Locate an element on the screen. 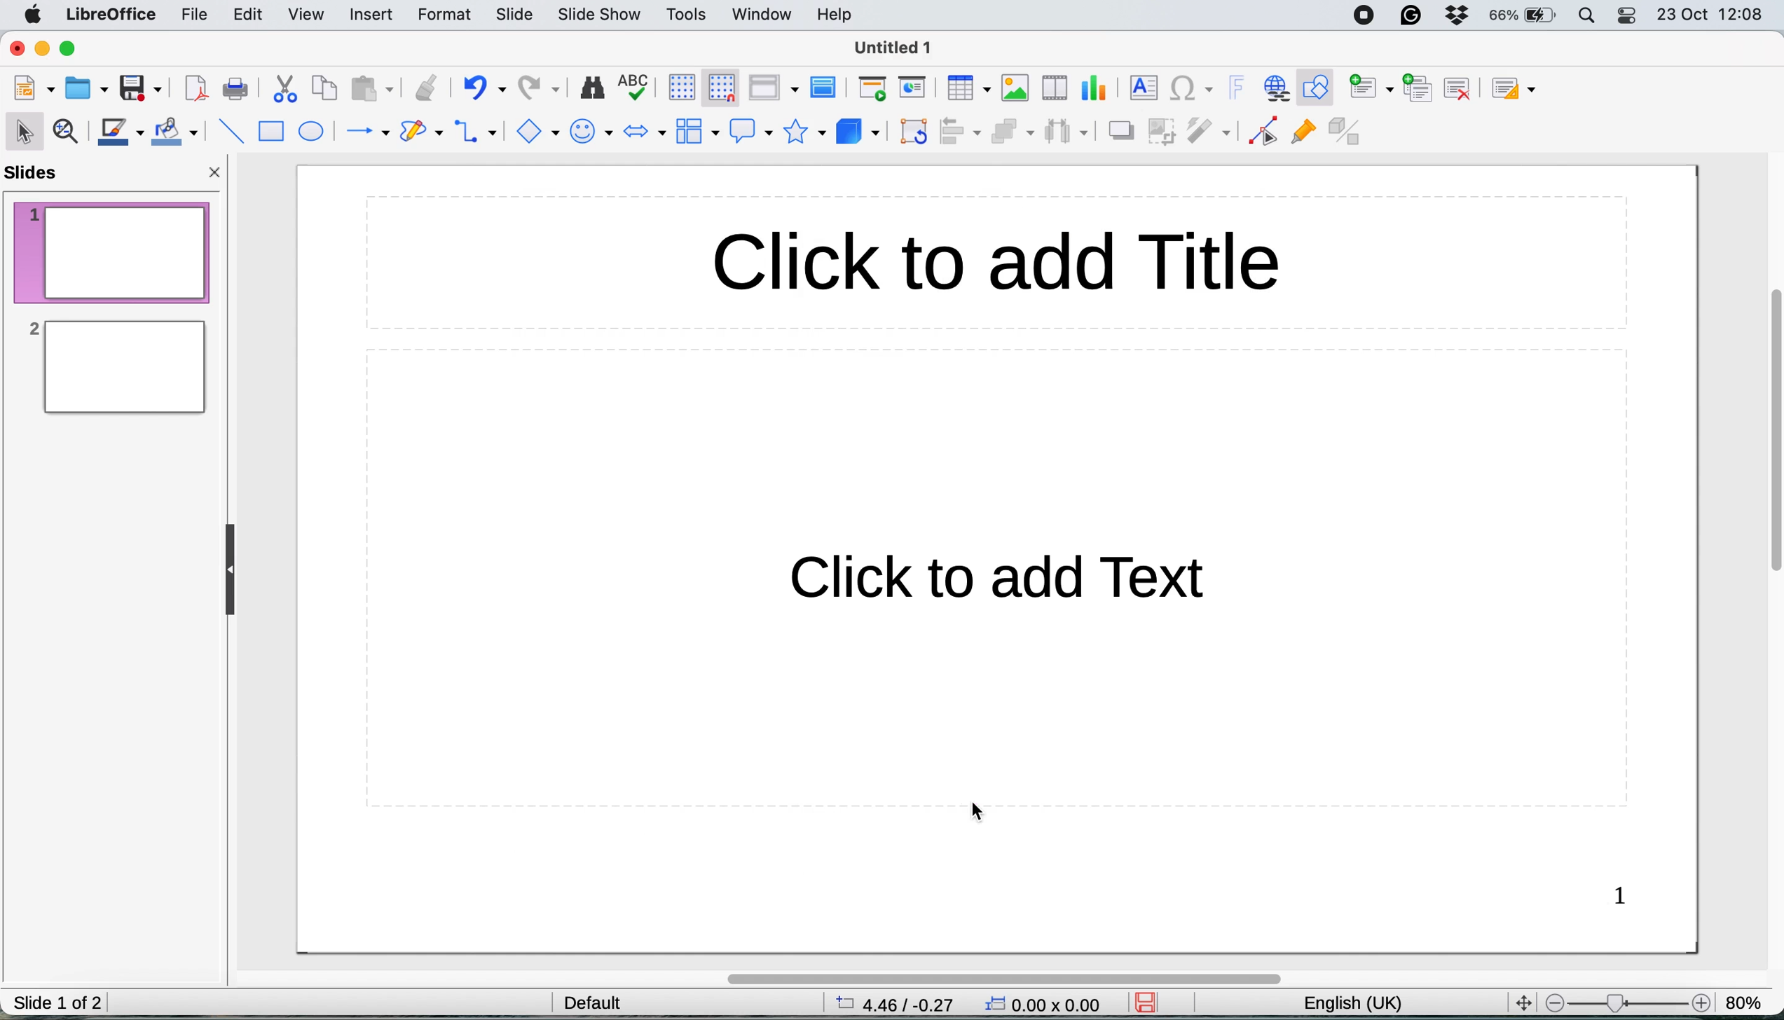 This screenshot has width=1784, height=1020. screen recorder is located at coordinates (1369, 15).